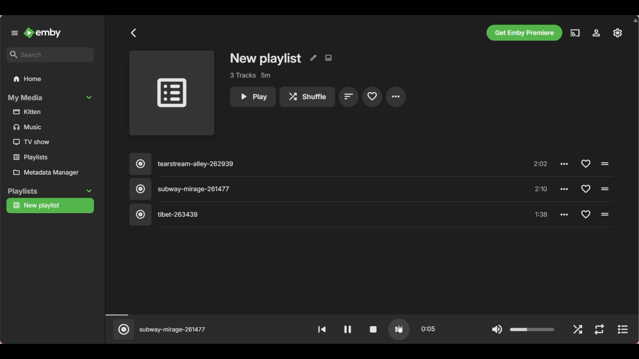 The image size is (639, 359). What do you see at coordinates (33, 142) in the screenshot?
I see `tv show` at bounding box center [33, 142].